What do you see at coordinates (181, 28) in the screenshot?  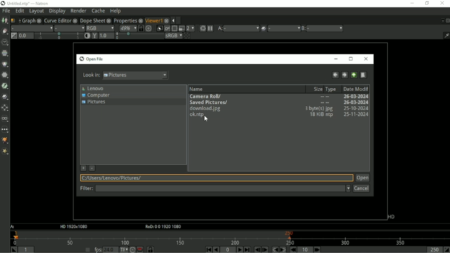 I see `Proxy mode` at bounding box center [181, 28].